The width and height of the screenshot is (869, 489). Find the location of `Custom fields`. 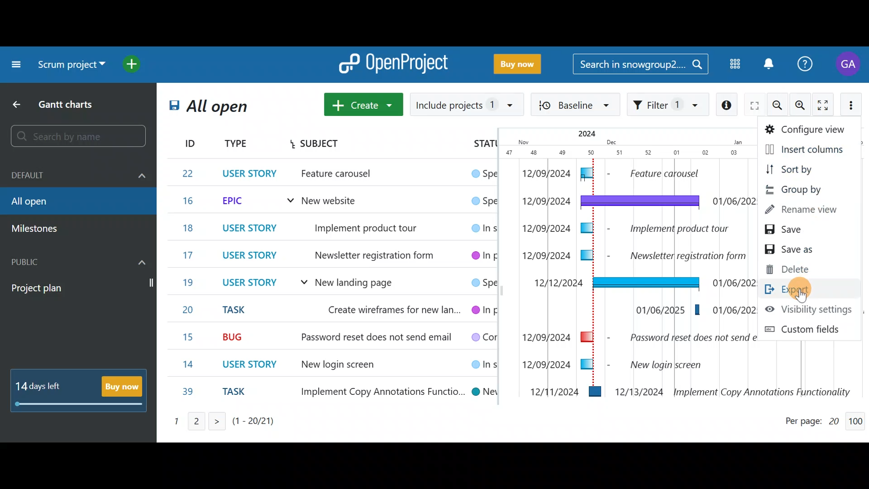

Custom fields is located at coordinates (808, 328).